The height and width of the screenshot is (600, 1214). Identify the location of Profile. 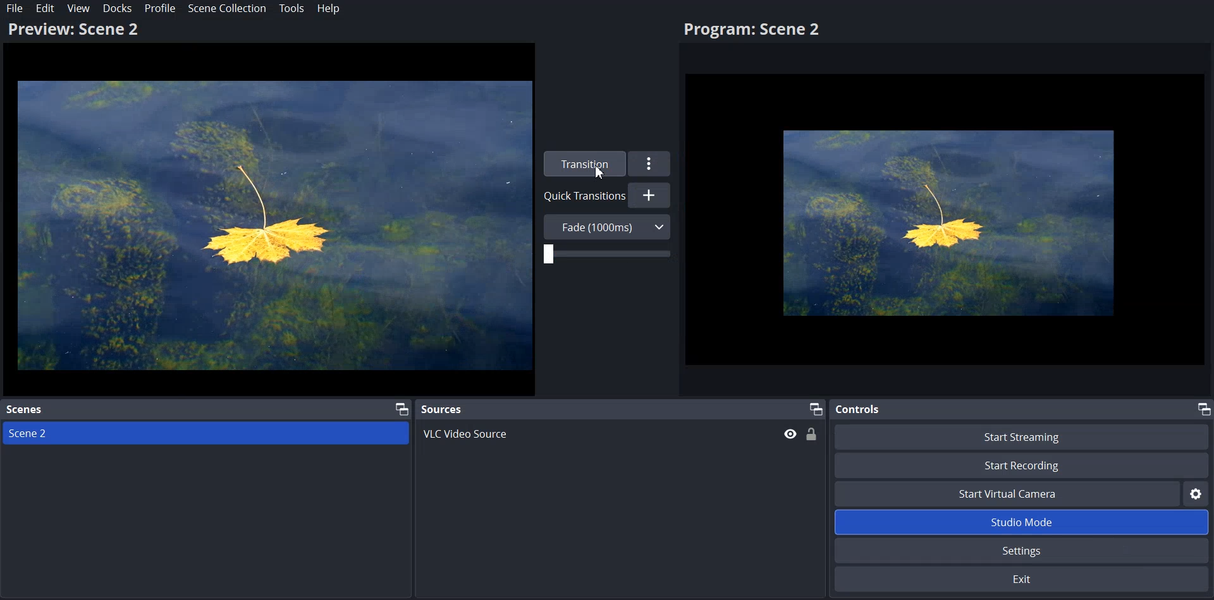
(161, 8).